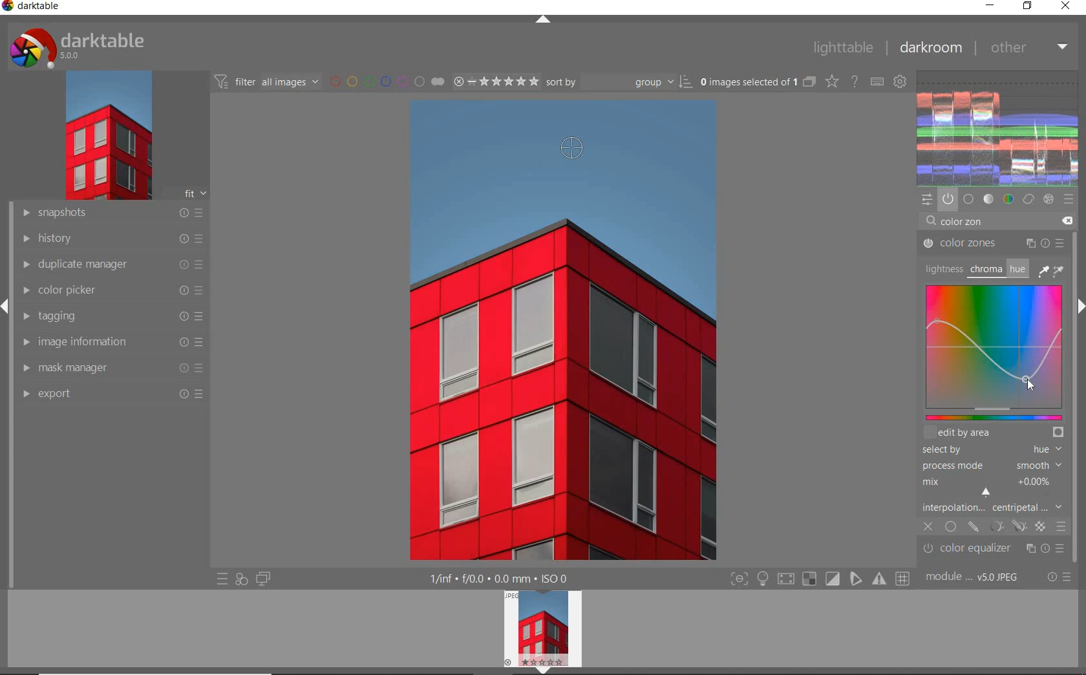 Image resolution: width=1086 pixels, height=675 pixels. I want to click on filter all images, so click(268, 81).